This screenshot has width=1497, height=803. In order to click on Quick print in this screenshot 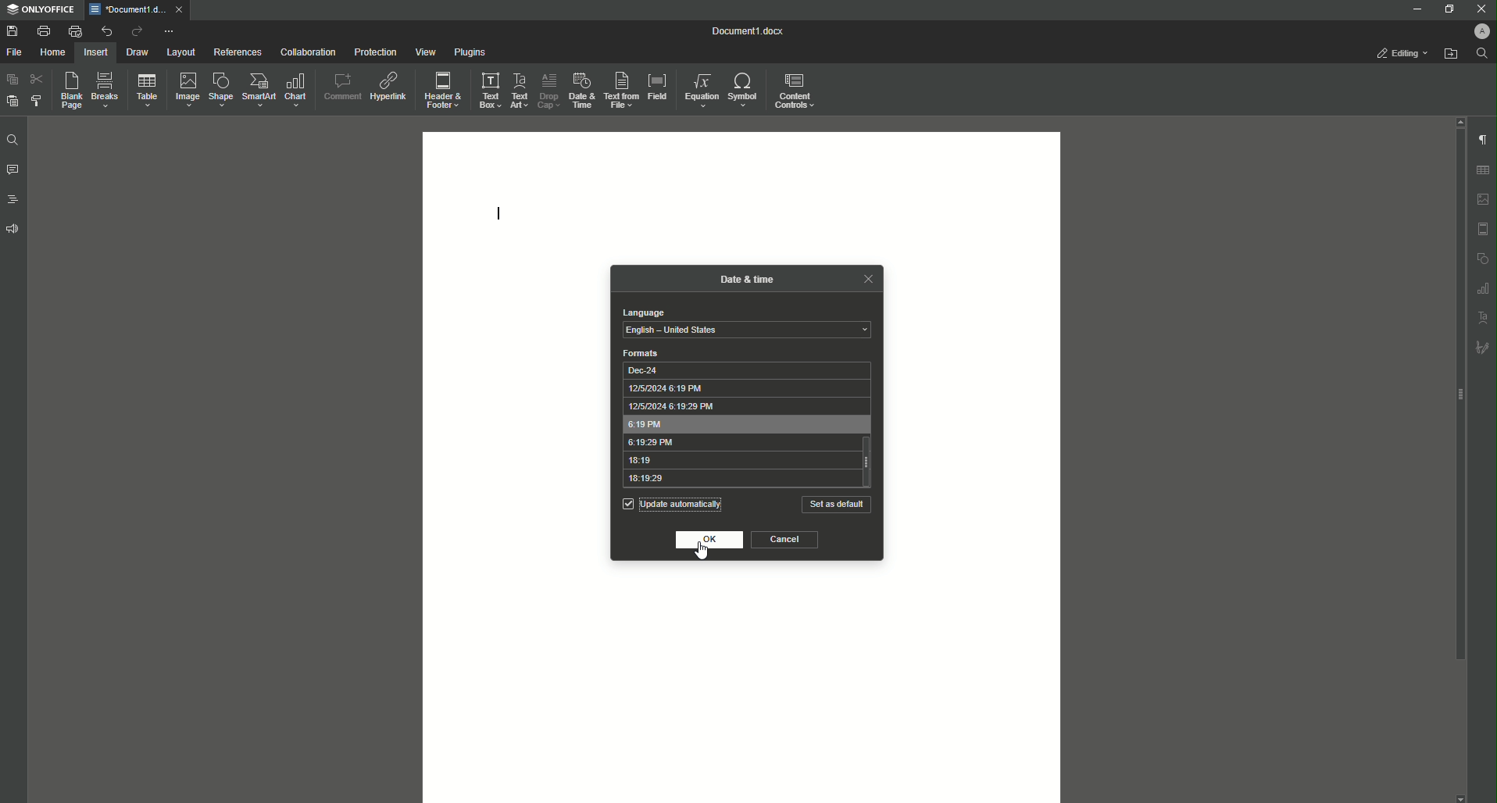, I will do `click(74, 31)`.